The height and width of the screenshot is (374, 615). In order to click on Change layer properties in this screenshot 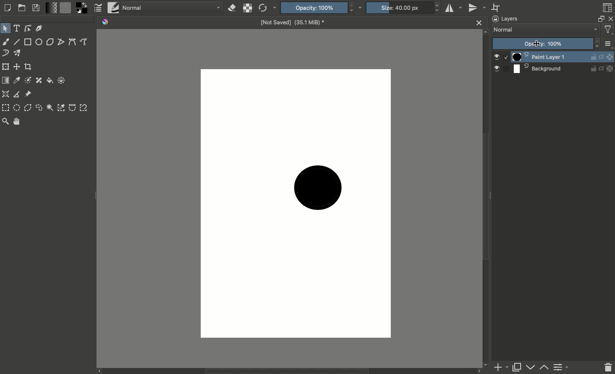, I will do `click(562, 368)`.